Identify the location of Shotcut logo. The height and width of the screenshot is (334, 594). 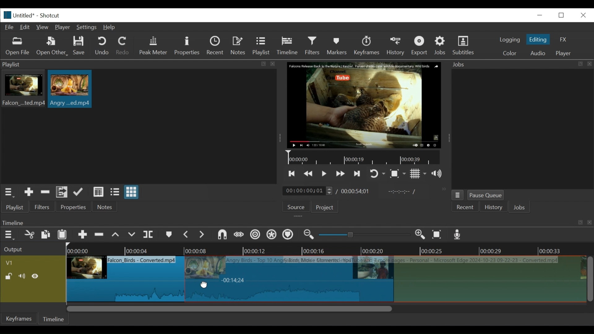
(6, 14).